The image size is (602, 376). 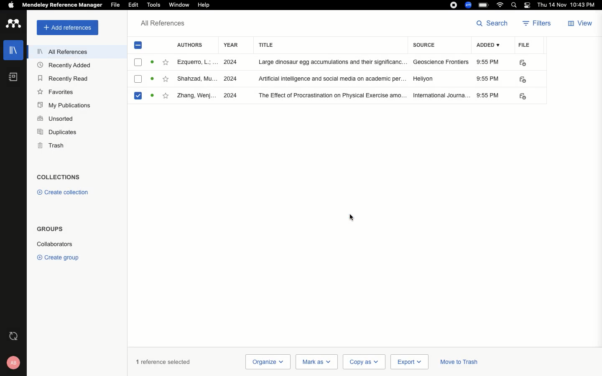 I want to click on Help, so click(x=208, y=5).